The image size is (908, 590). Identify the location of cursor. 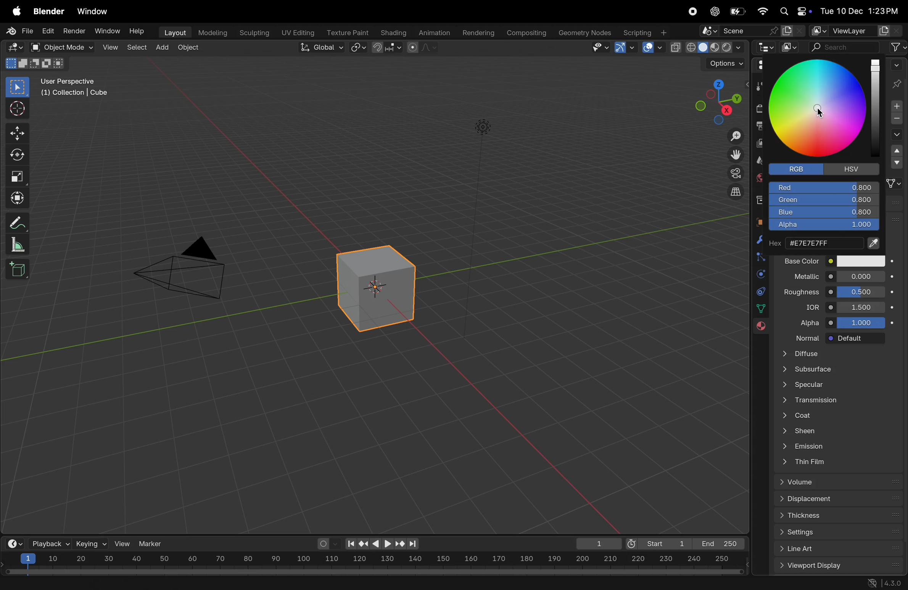
(16, 109).